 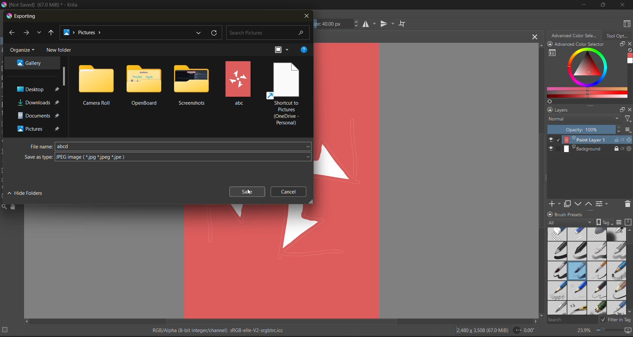 What do you see at coordinates (623, 110) in the screenshot?
I see `float docker` at bounding box center [623, 110].